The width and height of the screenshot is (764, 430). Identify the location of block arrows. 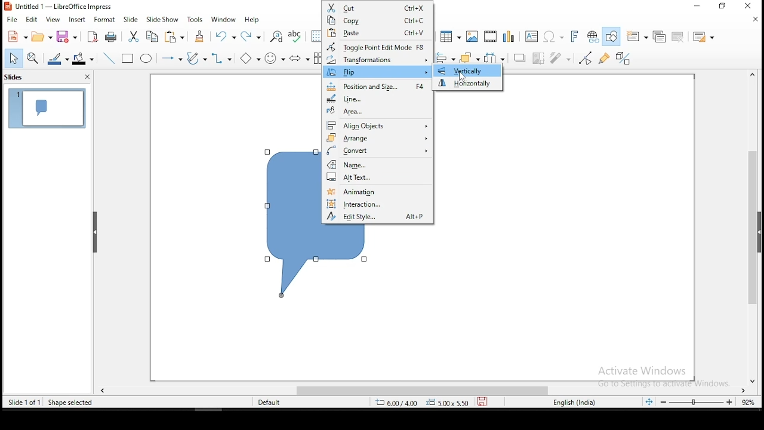
(301, 59).